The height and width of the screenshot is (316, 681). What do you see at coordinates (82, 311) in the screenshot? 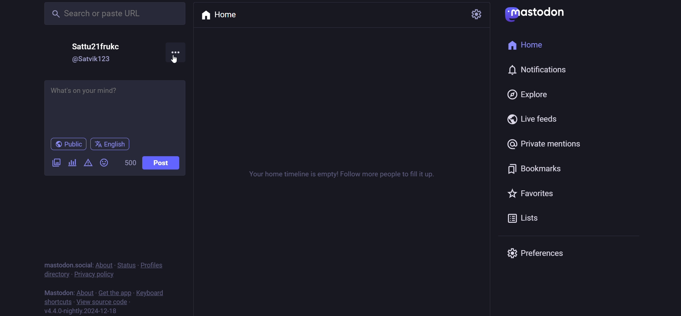
I see `version` at bounding box center [82, 311].